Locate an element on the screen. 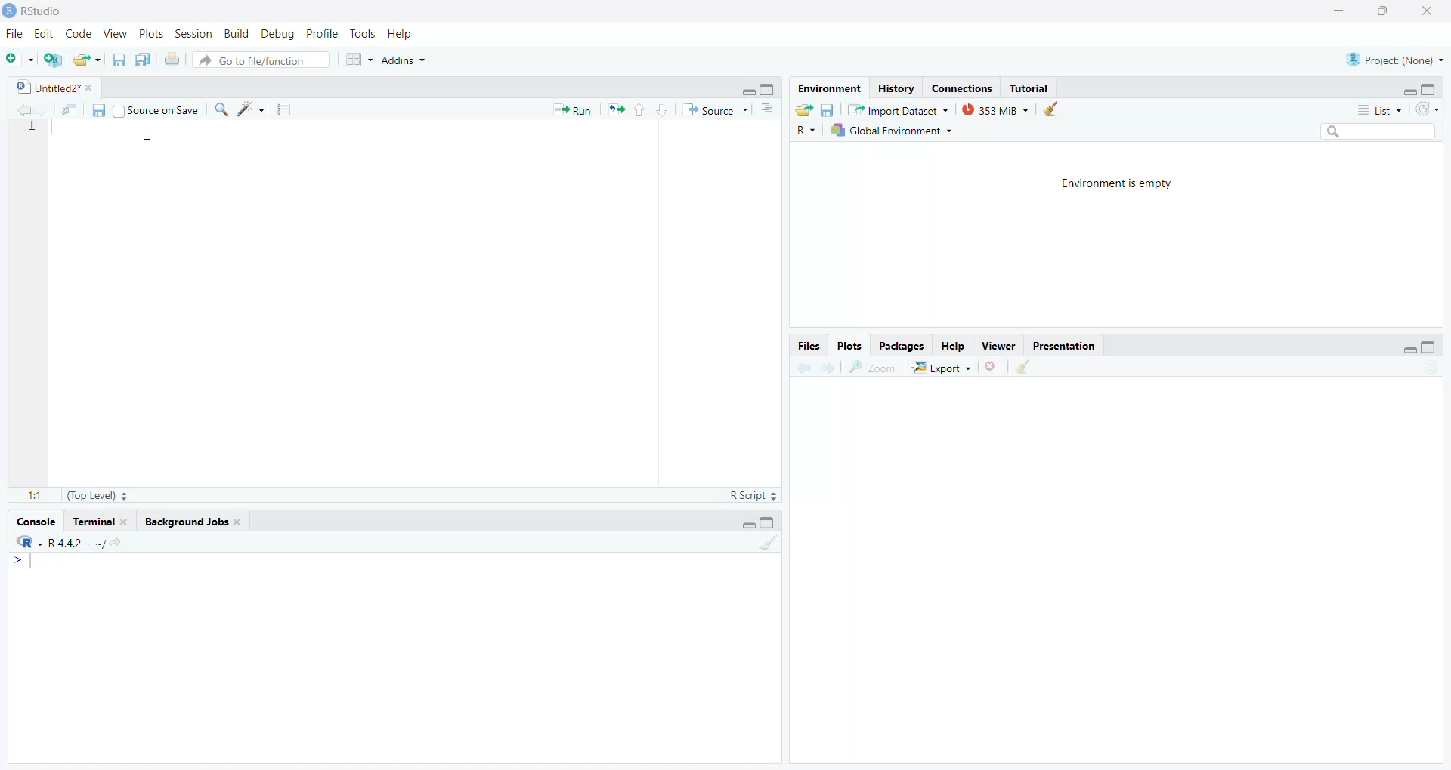  Global Environment ~ is located at coordinates (896, 133).